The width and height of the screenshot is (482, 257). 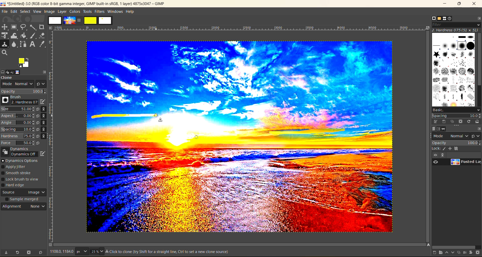 What do you see at coordinates (45, 71) in the screenshot?
I see `expand` at bounding box center [45, 71].